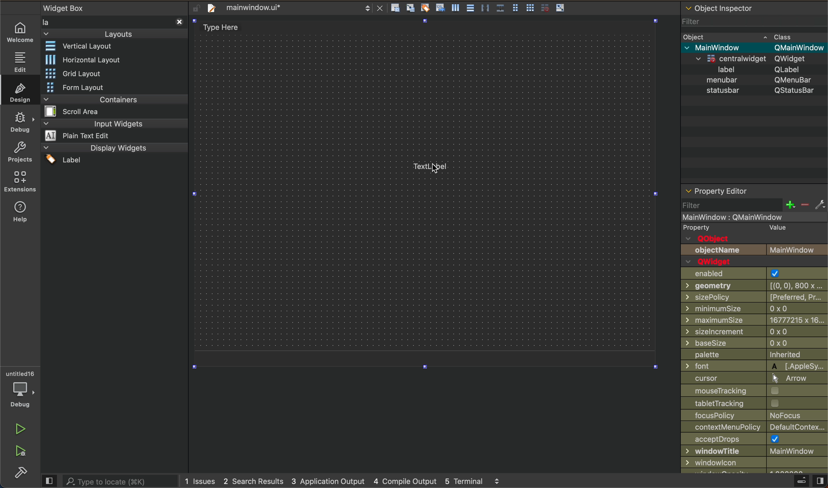  Describe the element at coordinates (329, 482) in the screenshot. I see `application output` at that location.